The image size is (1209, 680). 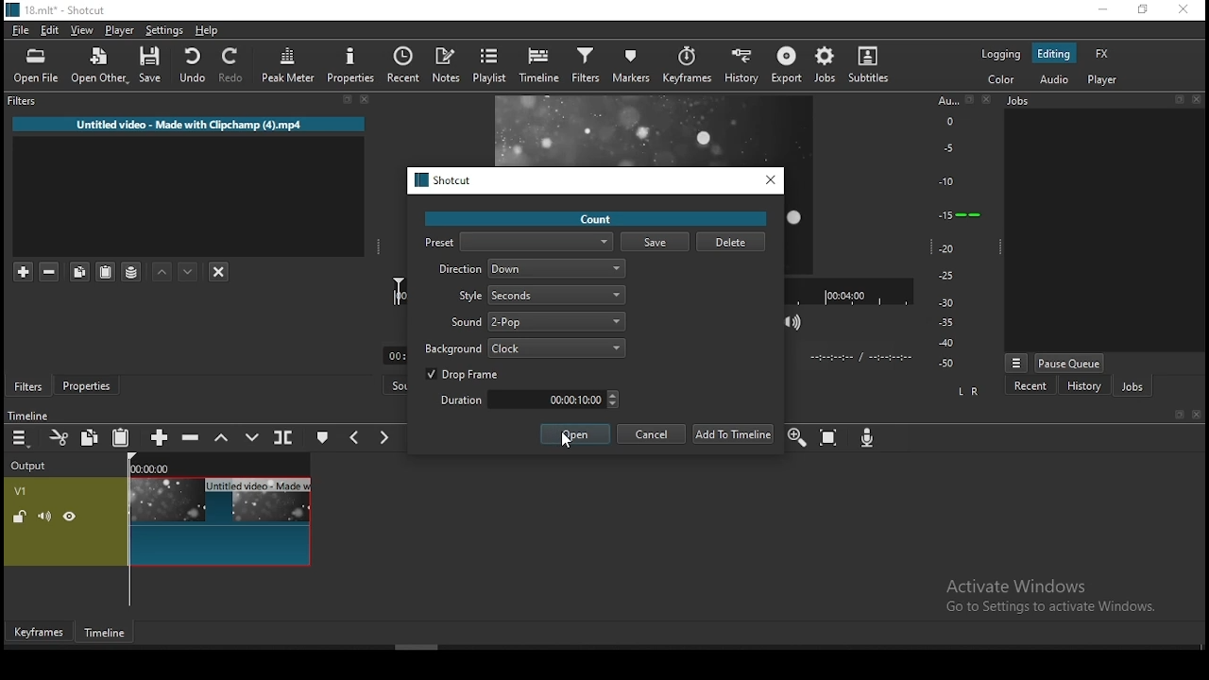 What do you see at coordinates (1178, 415) in the screenshot?
I see `bookmark` at bounding box center [1178, 415].